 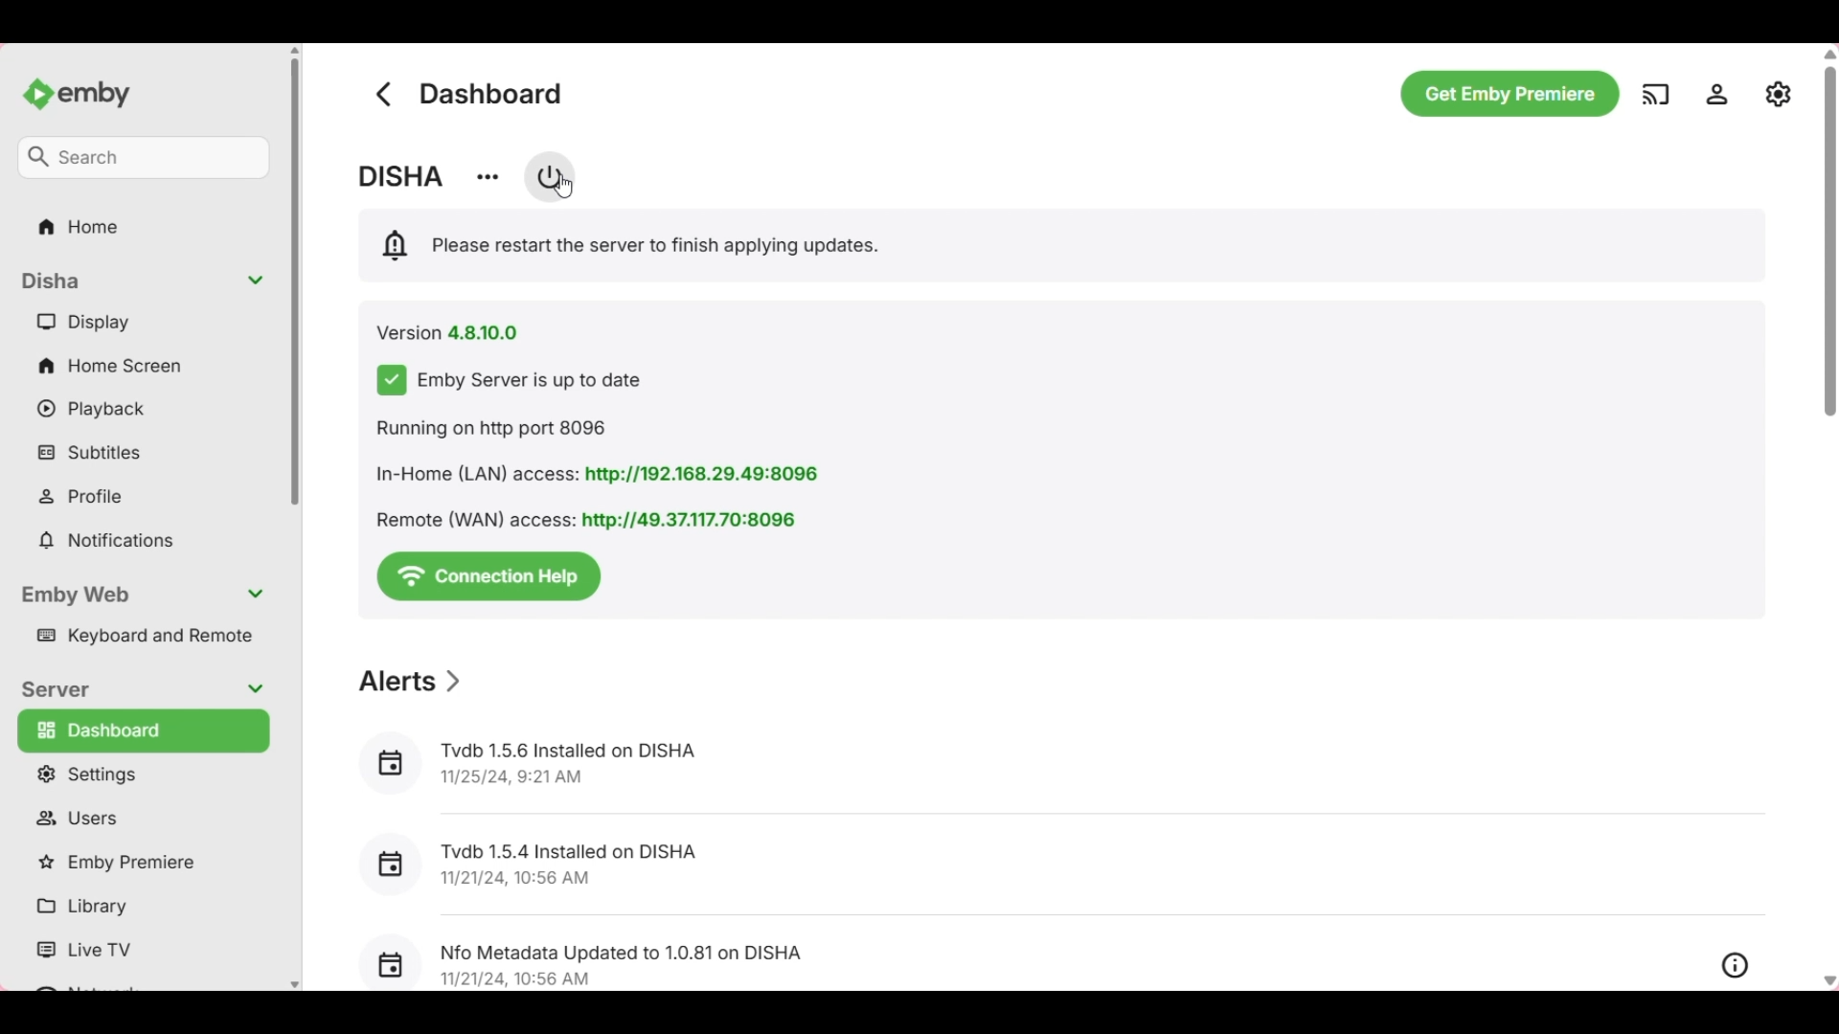 What do you see at coordinates (448, 333) in the screenshot?
I see `Software version` at bounding box center [448, 333].